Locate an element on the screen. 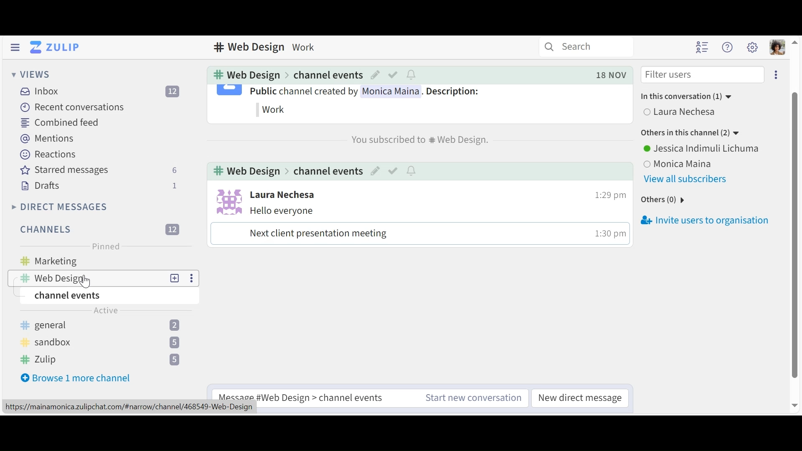 The height and width of the screenshot is (451, 802). Channels is located at coordinates (99, 230).